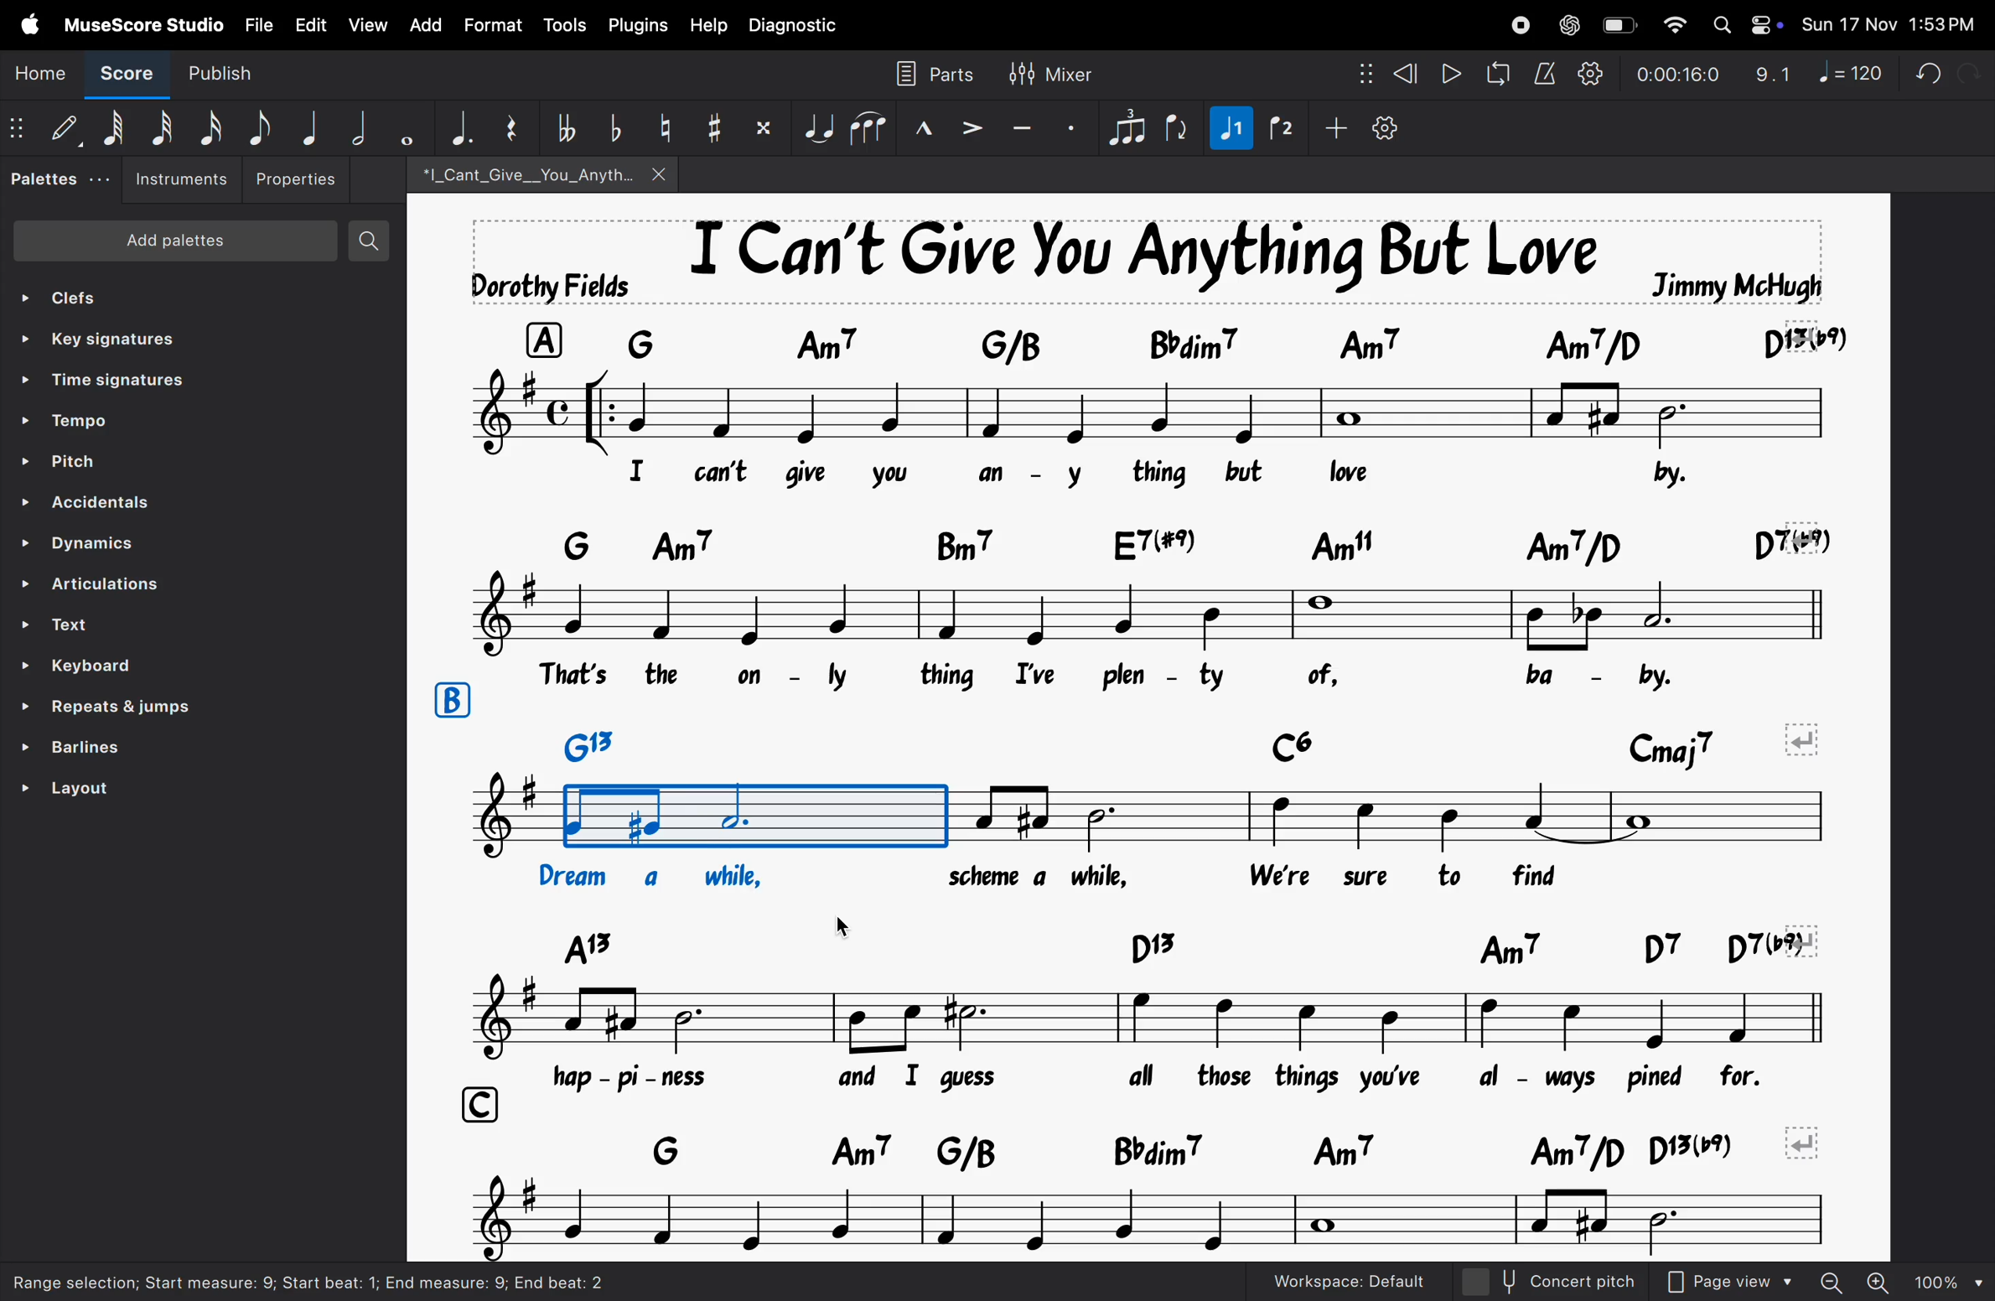 Image resolution: width=1995 pixels, height=1301 pixels. What do you see at coordinates (32, 23) in the screenshot?
I see `Apple menu` at bounding box center [32, 23].